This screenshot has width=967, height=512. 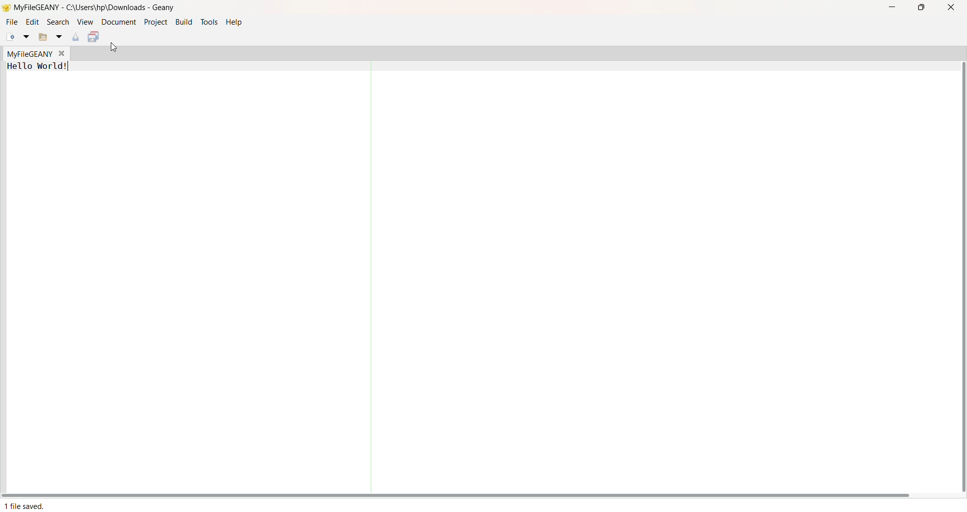 I want to click on Project, so click(x=155, y=22).